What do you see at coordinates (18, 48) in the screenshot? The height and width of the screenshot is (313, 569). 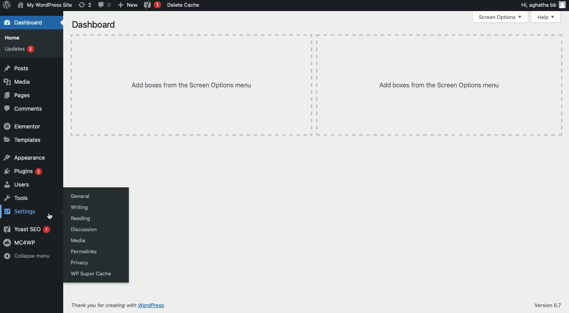 I see `Updates` at bounding box center [18, 48].